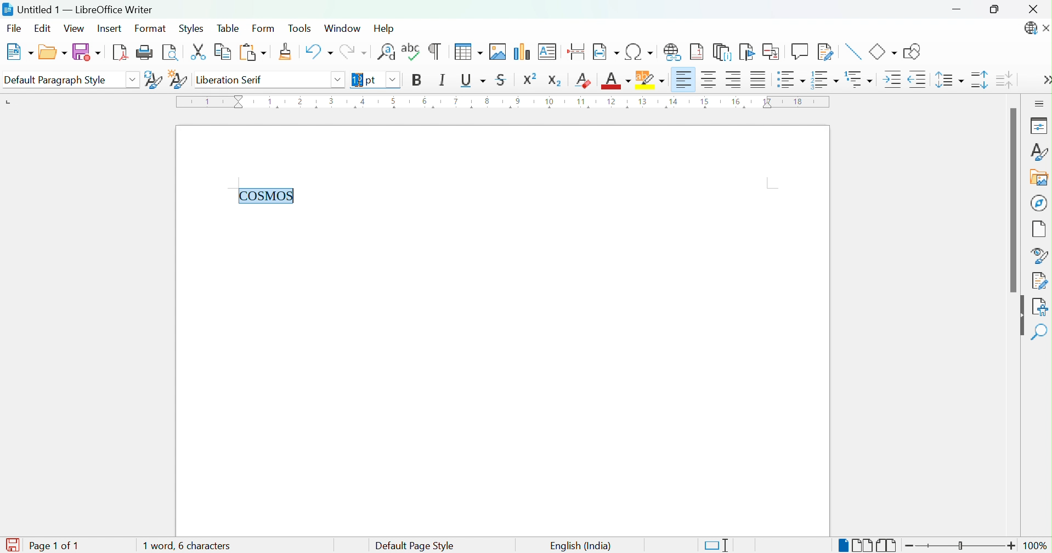  I want to click on Find, so click(1041, 332).